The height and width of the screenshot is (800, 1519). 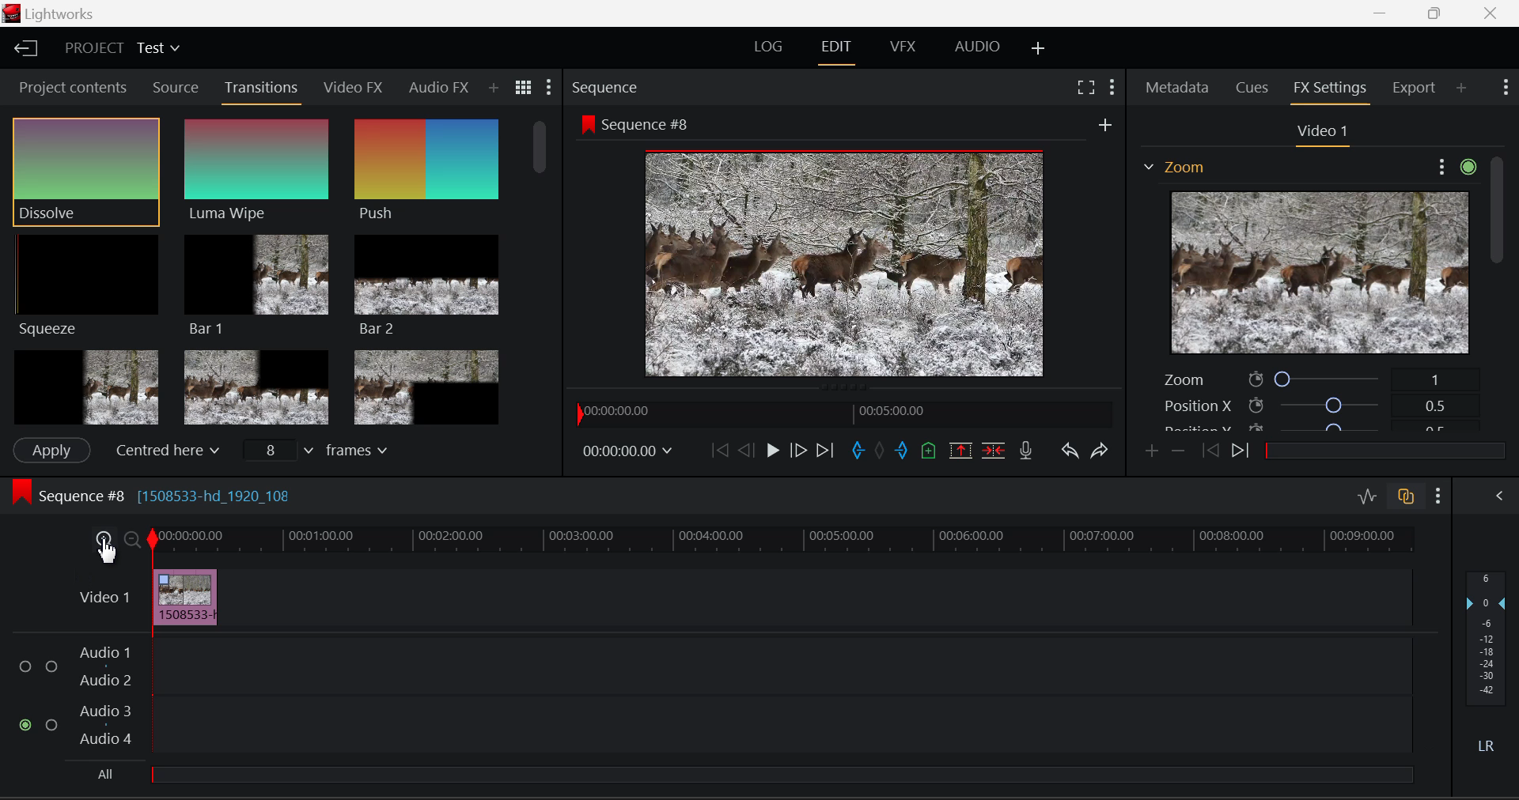 What do you see at coordinates (131, 541) in the screenshot?
I see `Timeline Zoom Out` at bounding box center [131, 541].